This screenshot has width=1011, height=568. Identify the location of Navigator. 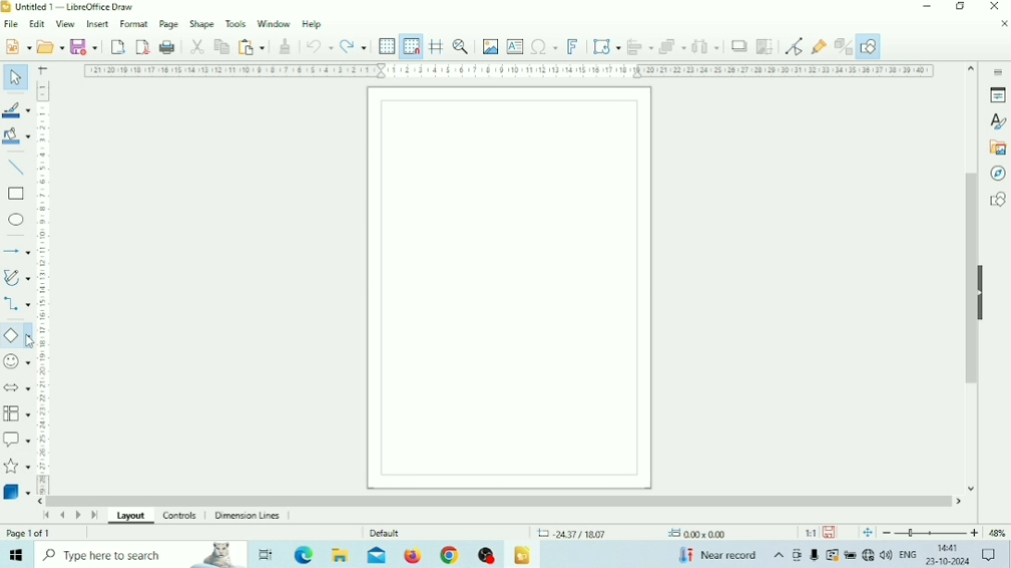
(996, 174).